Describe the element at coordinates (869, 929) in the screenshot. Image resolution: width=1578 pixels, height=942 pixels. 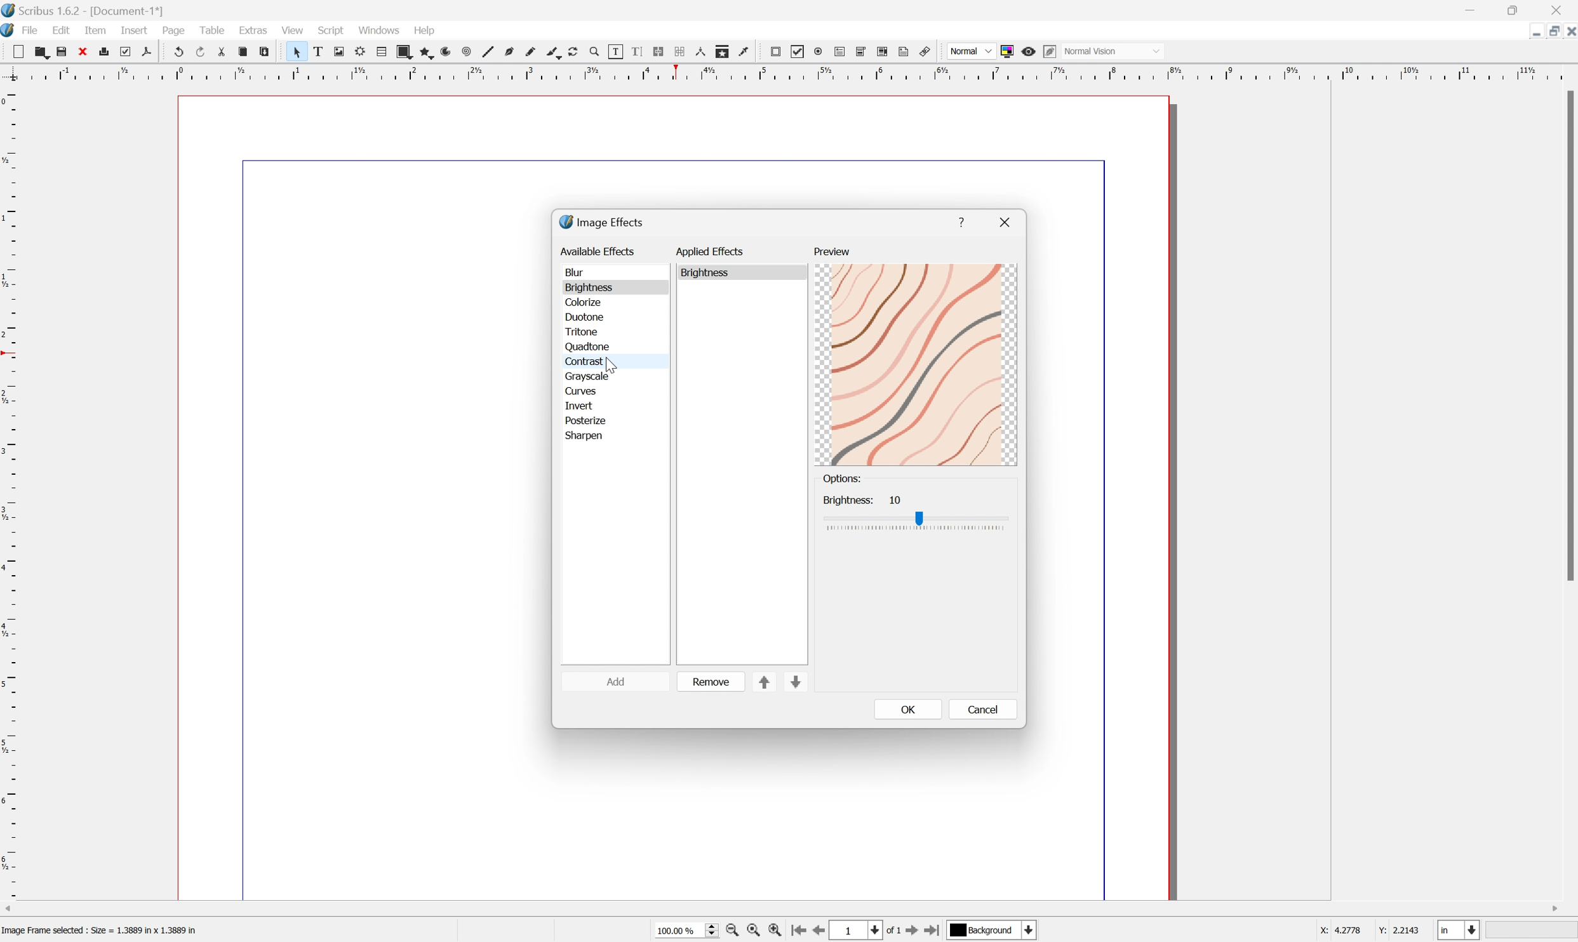
I see `1 of 1` at that location.